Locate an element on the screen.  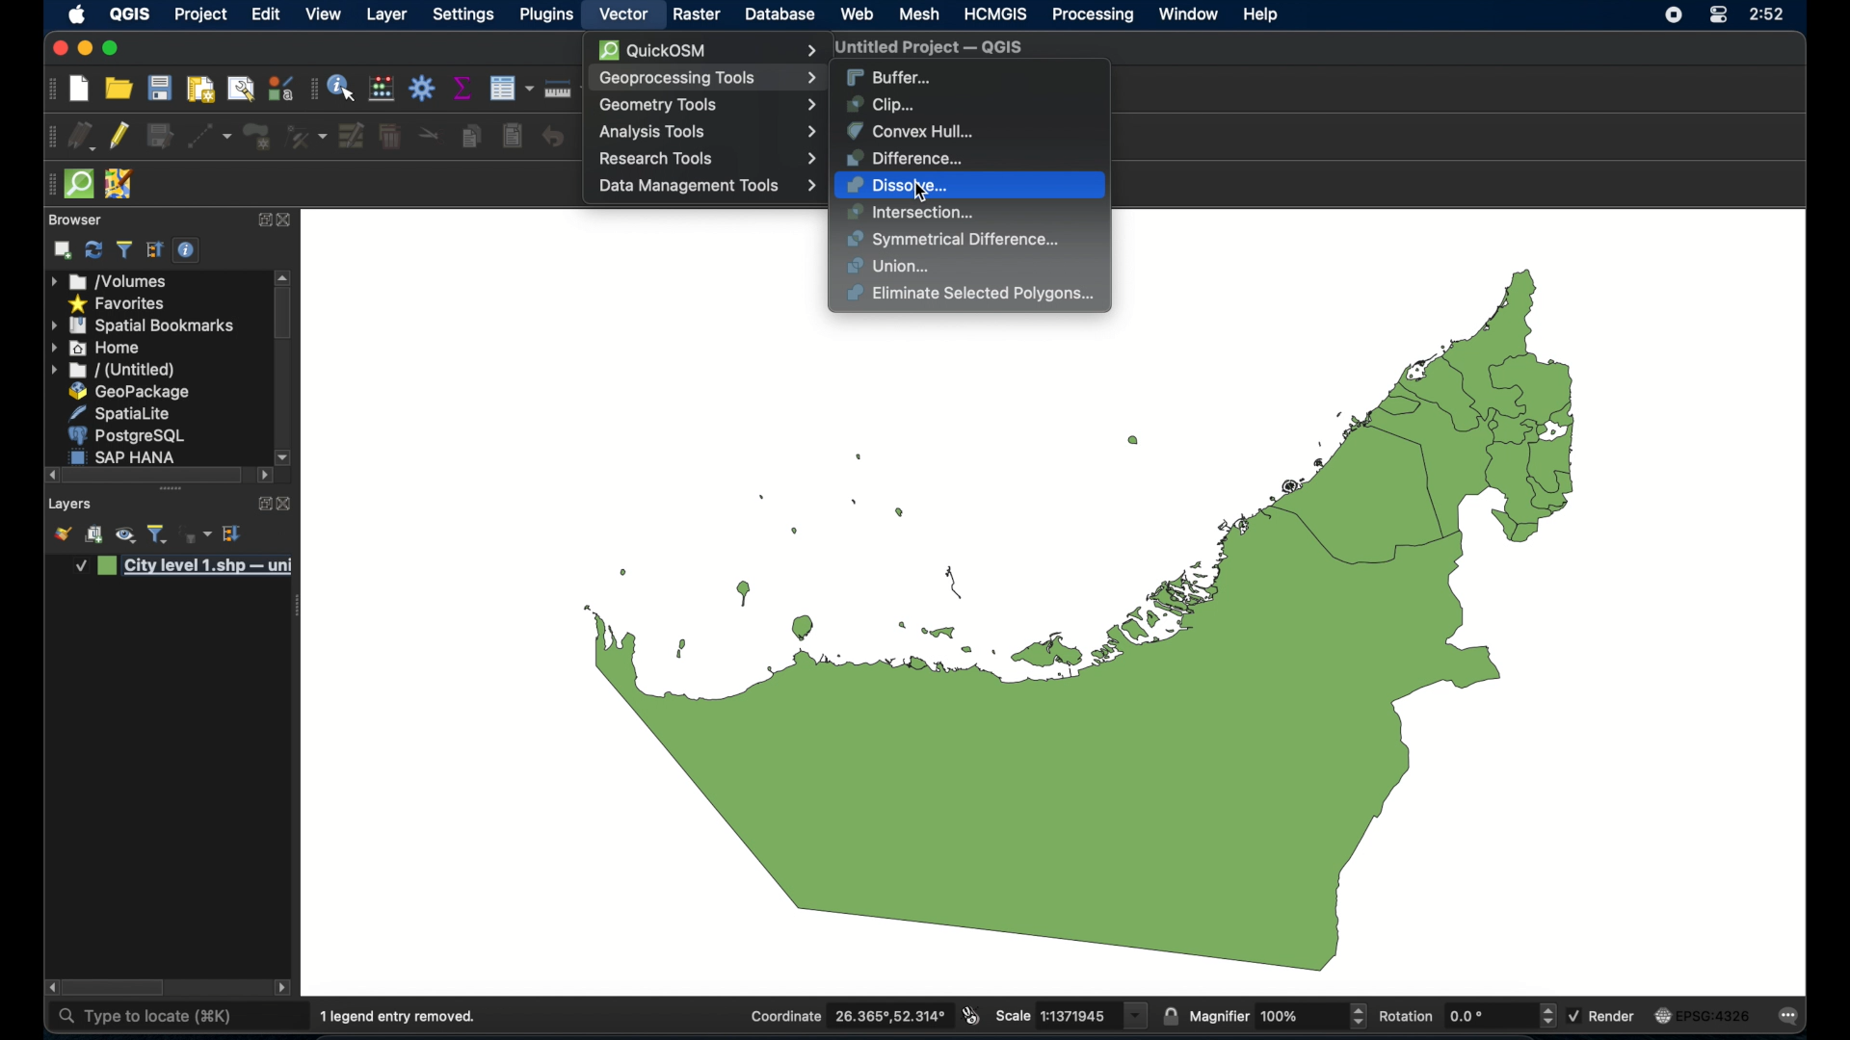
drag handle is located at coordinates (294, 609).